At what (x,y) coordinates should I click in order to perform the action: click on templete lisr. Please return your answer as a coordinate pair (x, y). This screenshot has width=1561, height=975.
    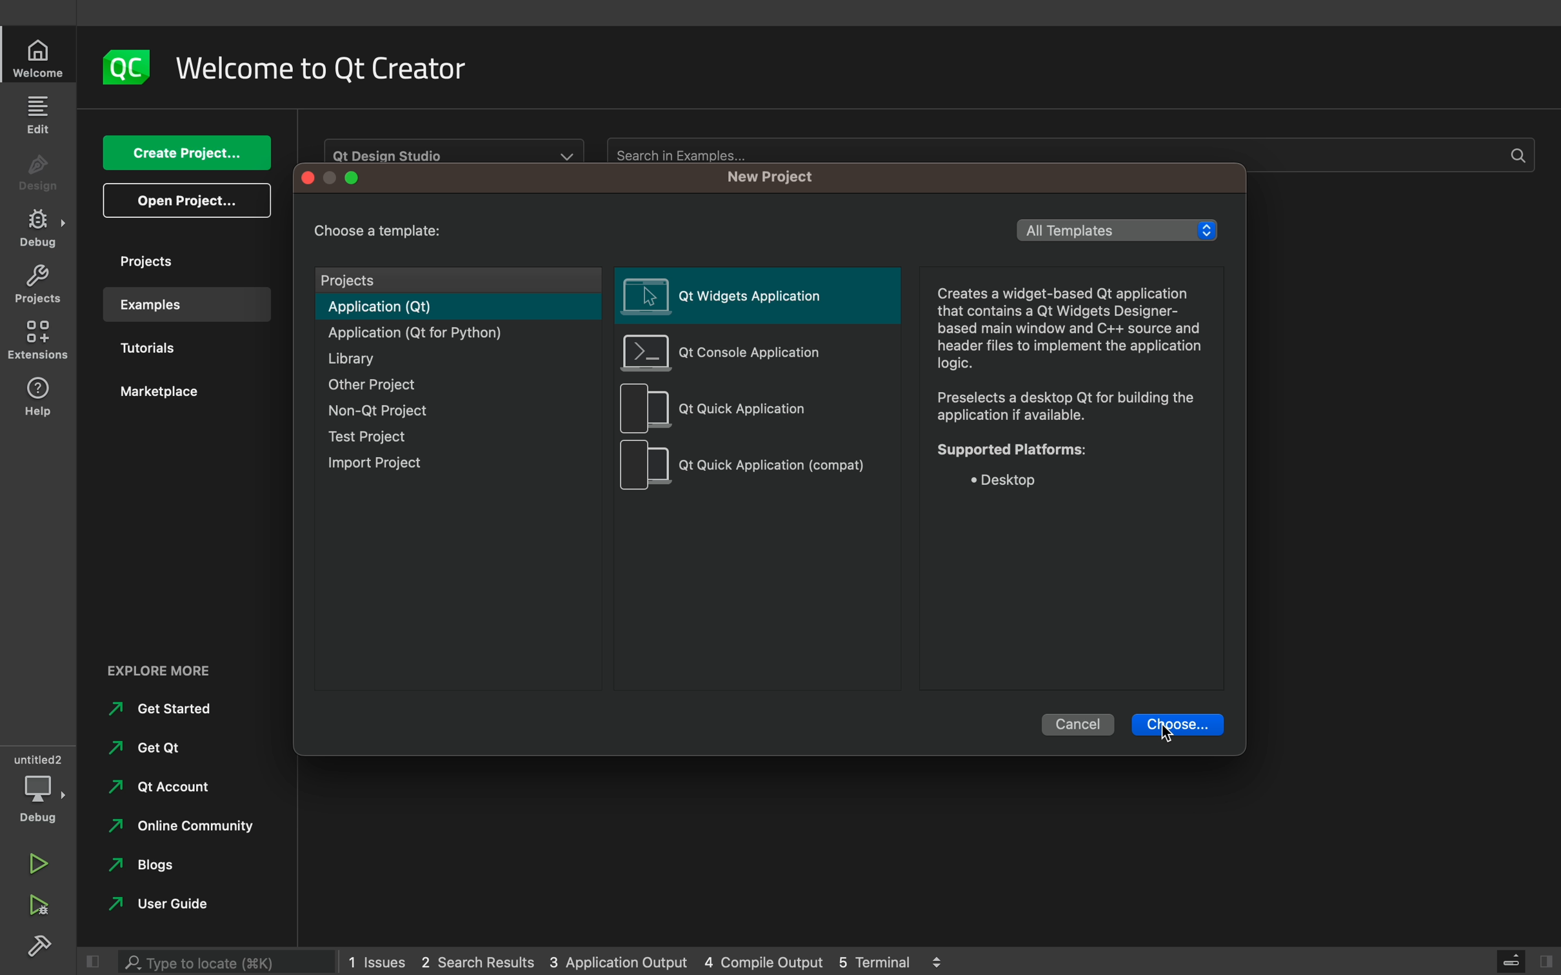
    Looking at the image, I should click on (1109, 231).